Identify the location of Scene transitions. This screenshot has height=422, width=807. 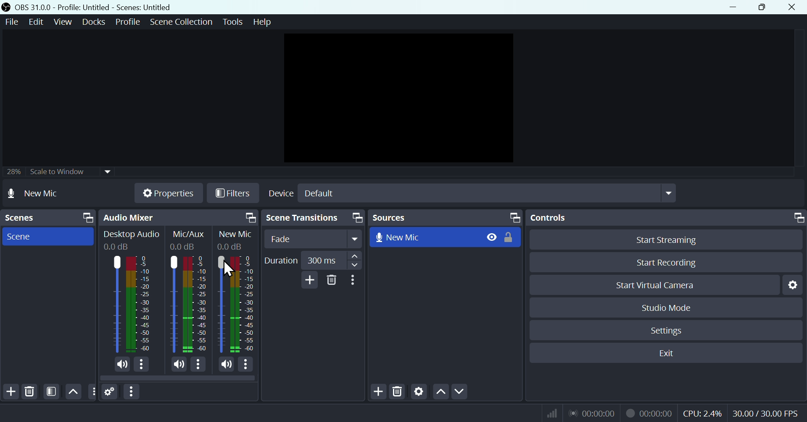
(311, 219).